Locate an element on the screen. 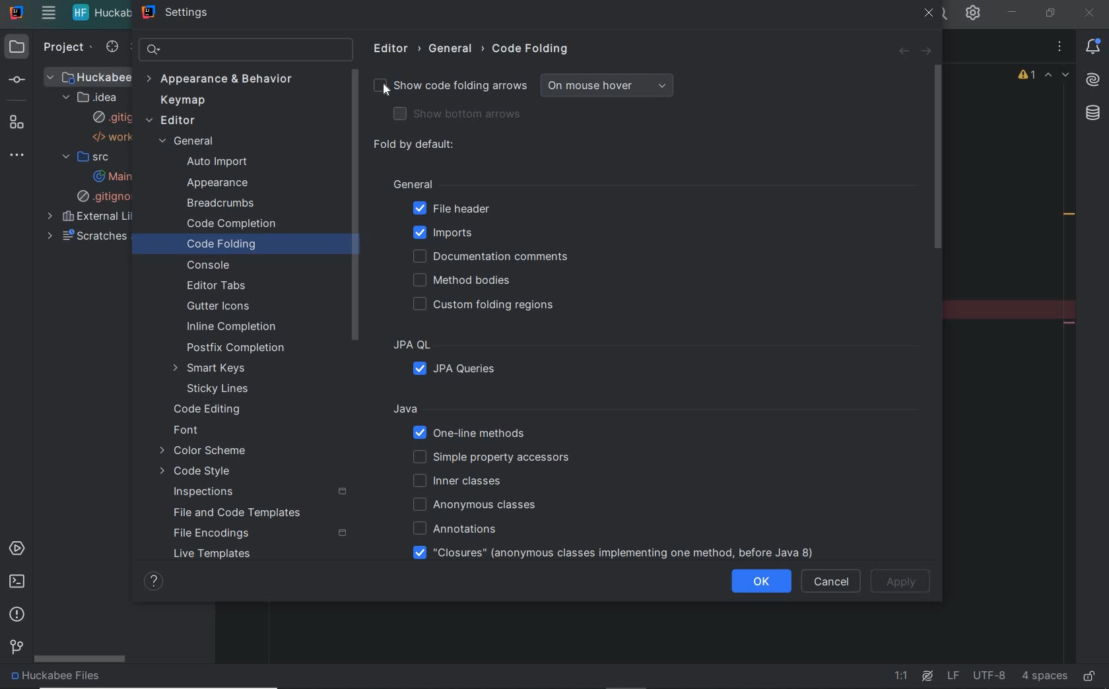 This screenshot has width=1109, height=689. method bodies is located at coordinates (469, 282).